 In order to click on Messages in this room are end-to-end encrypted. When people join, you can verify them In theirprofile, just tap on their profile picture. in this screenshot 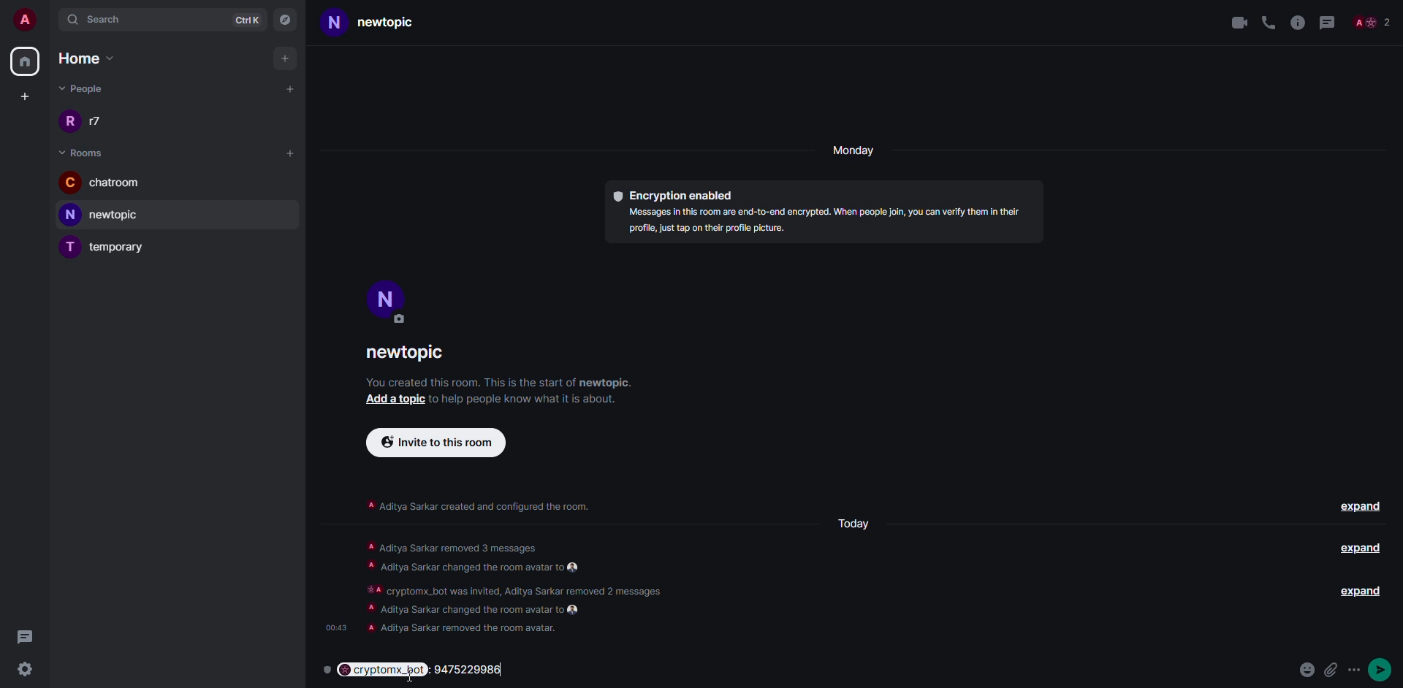, I will do `click(817, 223)`.